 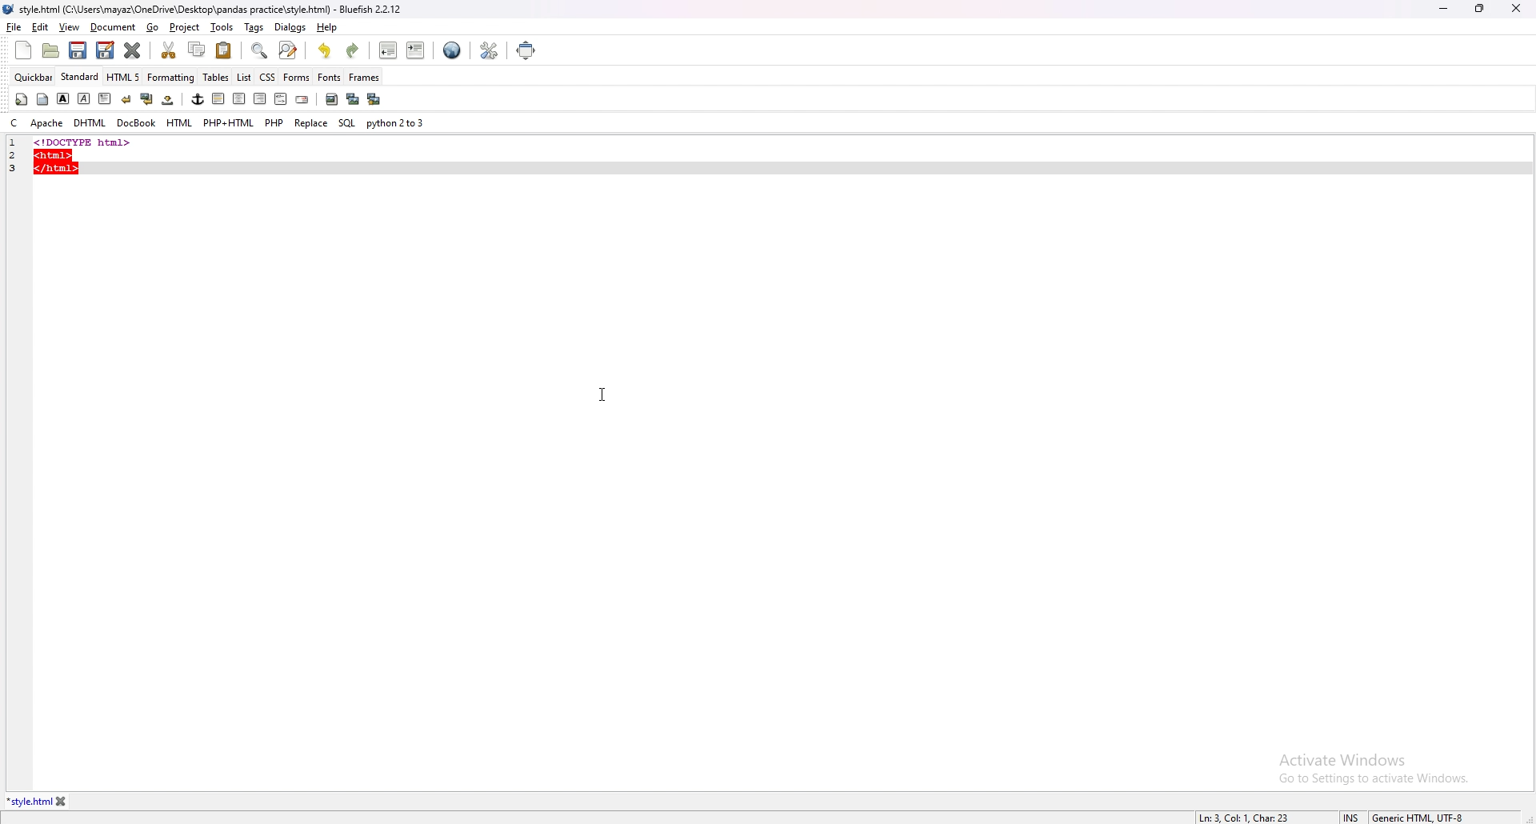 I want to click on center, so click(x=238, y=99).